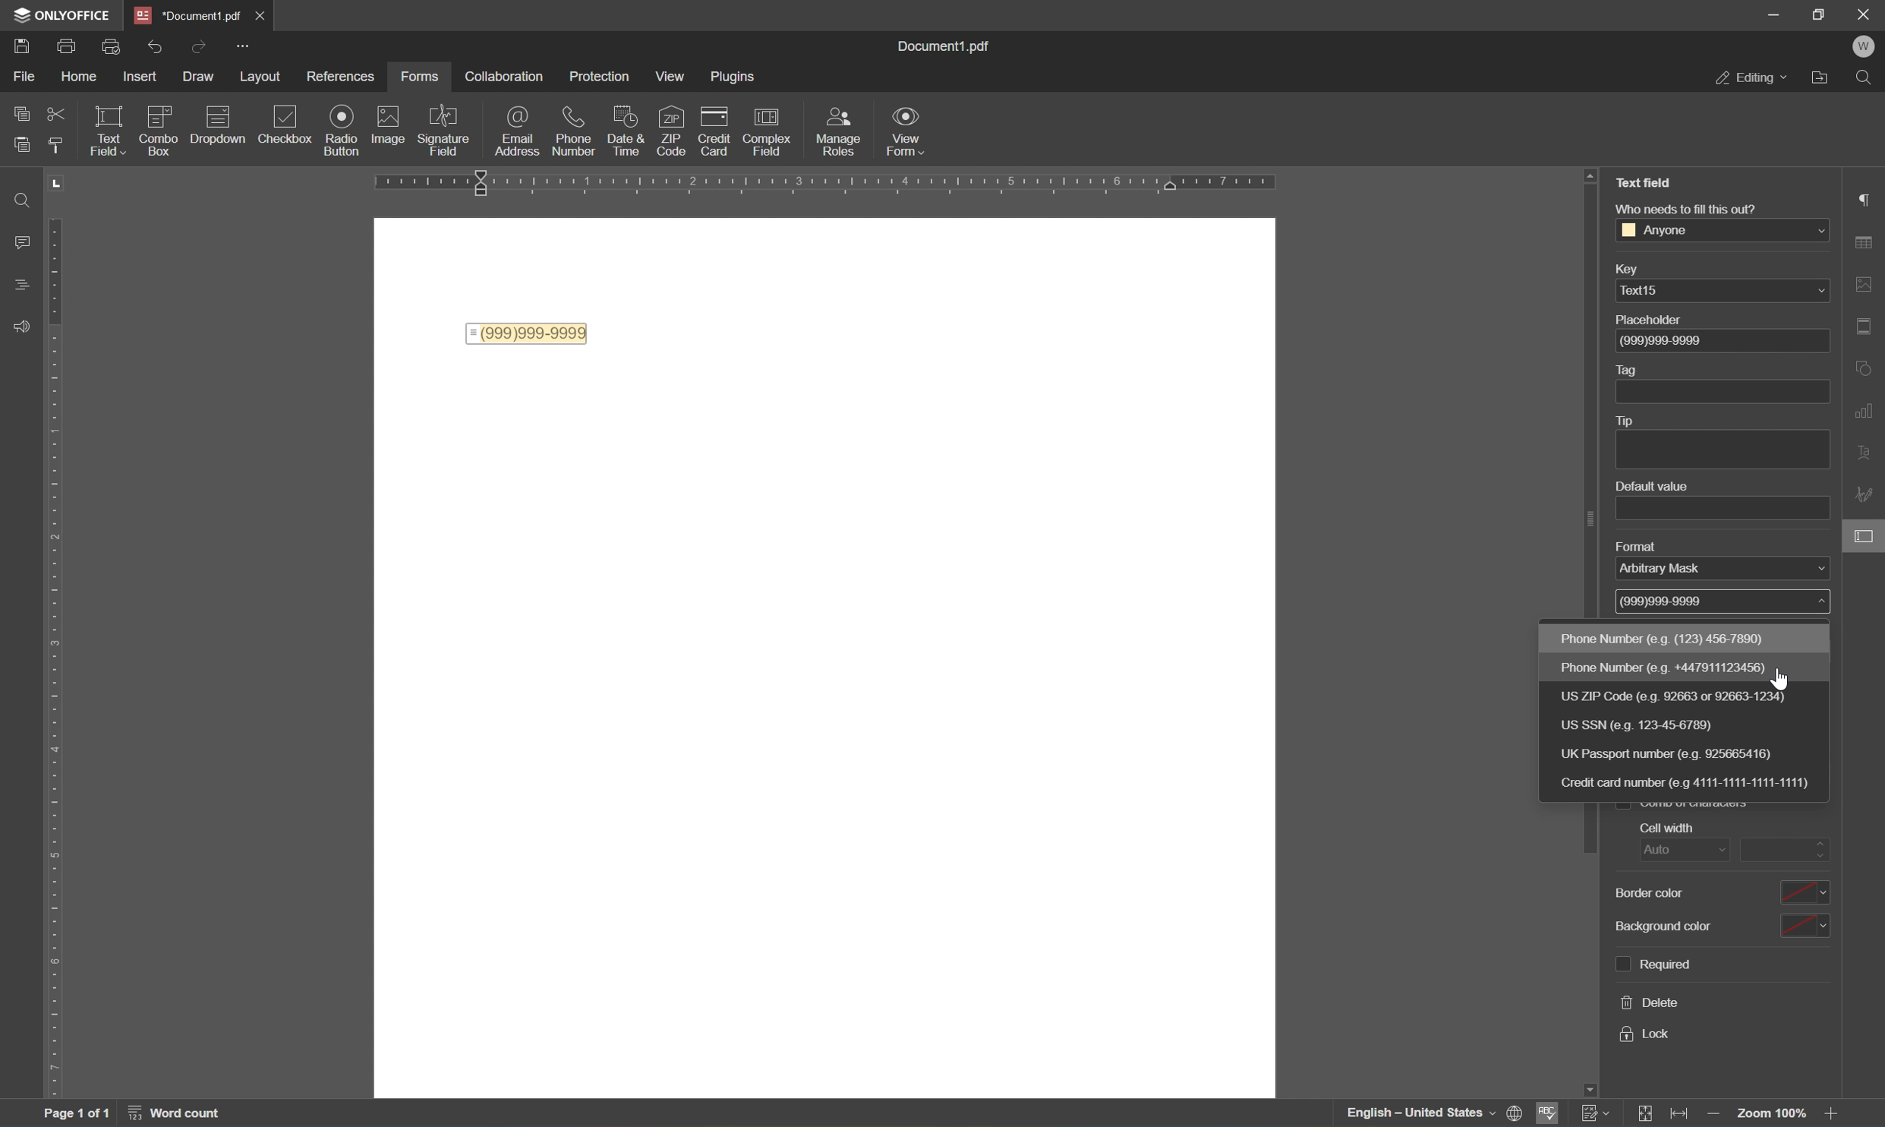 This screenshot has height=1127, width=1885. Describe the element at coordinates (77, 80) in the screenshot. I see `home` at that location.